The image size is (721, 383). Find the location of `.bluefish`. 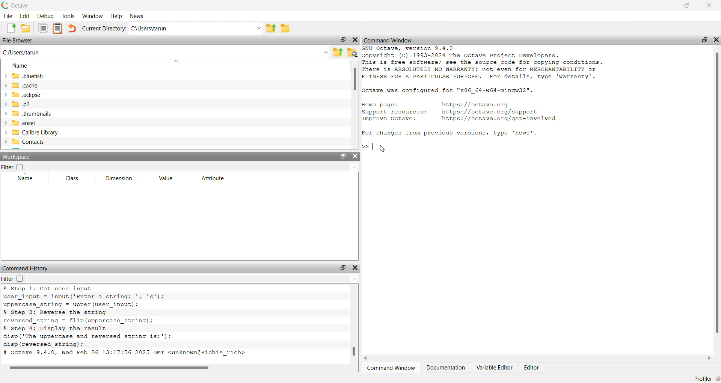

.bluefish is located at coordinates (54, 76).